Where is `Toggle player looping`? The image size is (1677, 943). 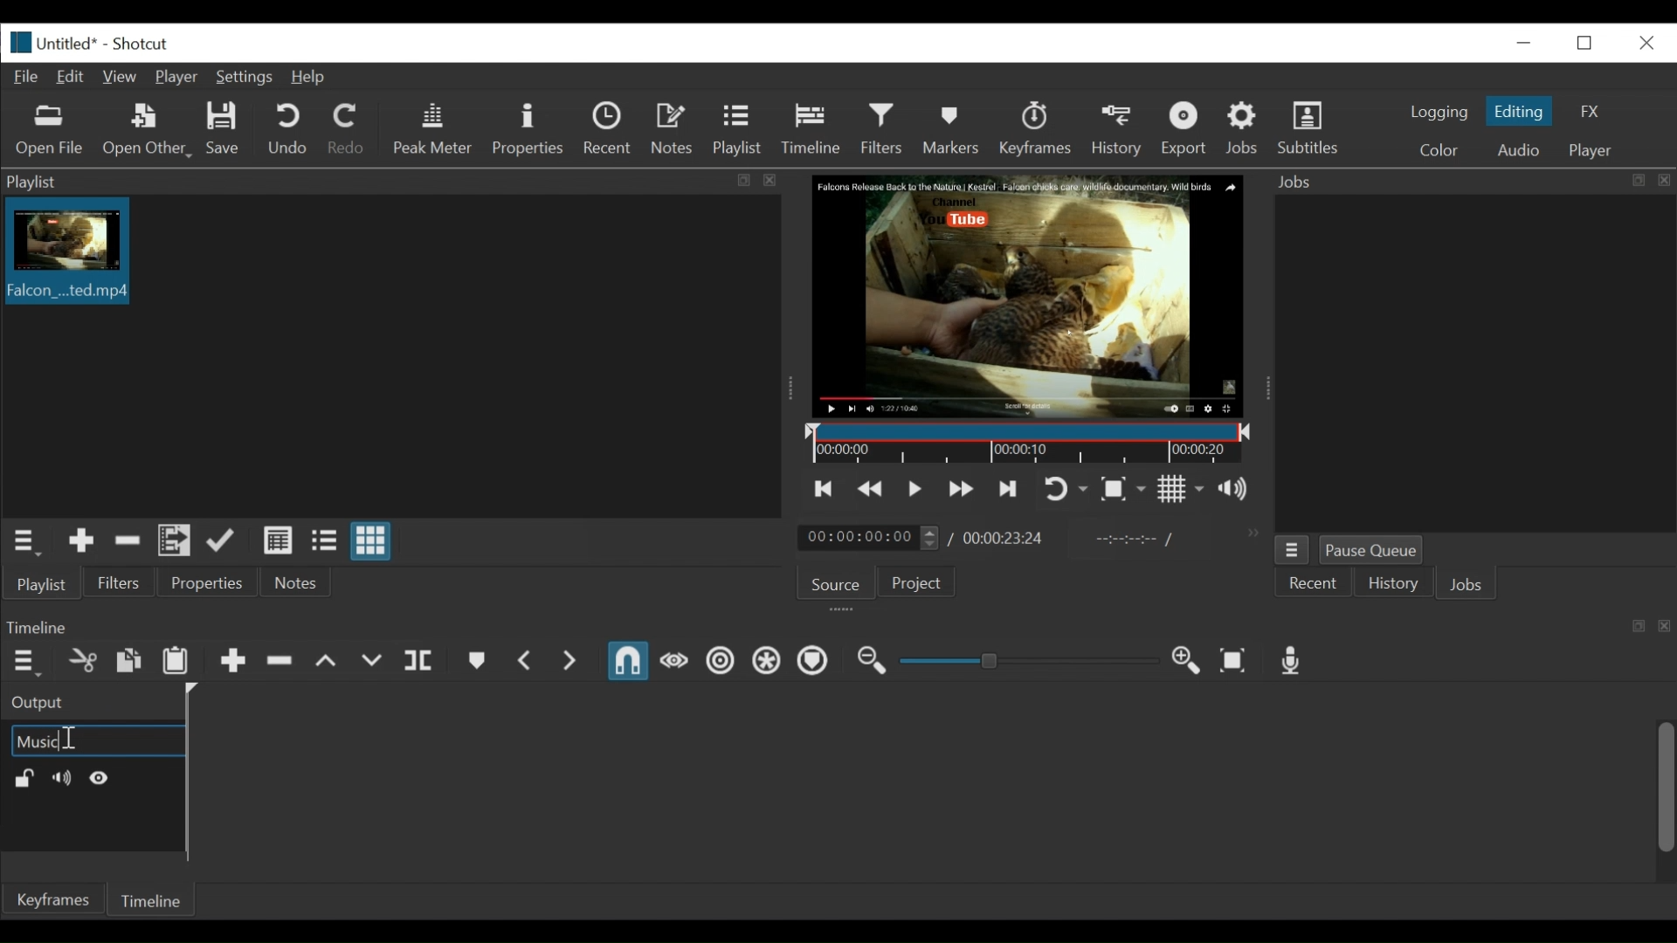 Toggle player looping is located at coordinates (1012, 490).